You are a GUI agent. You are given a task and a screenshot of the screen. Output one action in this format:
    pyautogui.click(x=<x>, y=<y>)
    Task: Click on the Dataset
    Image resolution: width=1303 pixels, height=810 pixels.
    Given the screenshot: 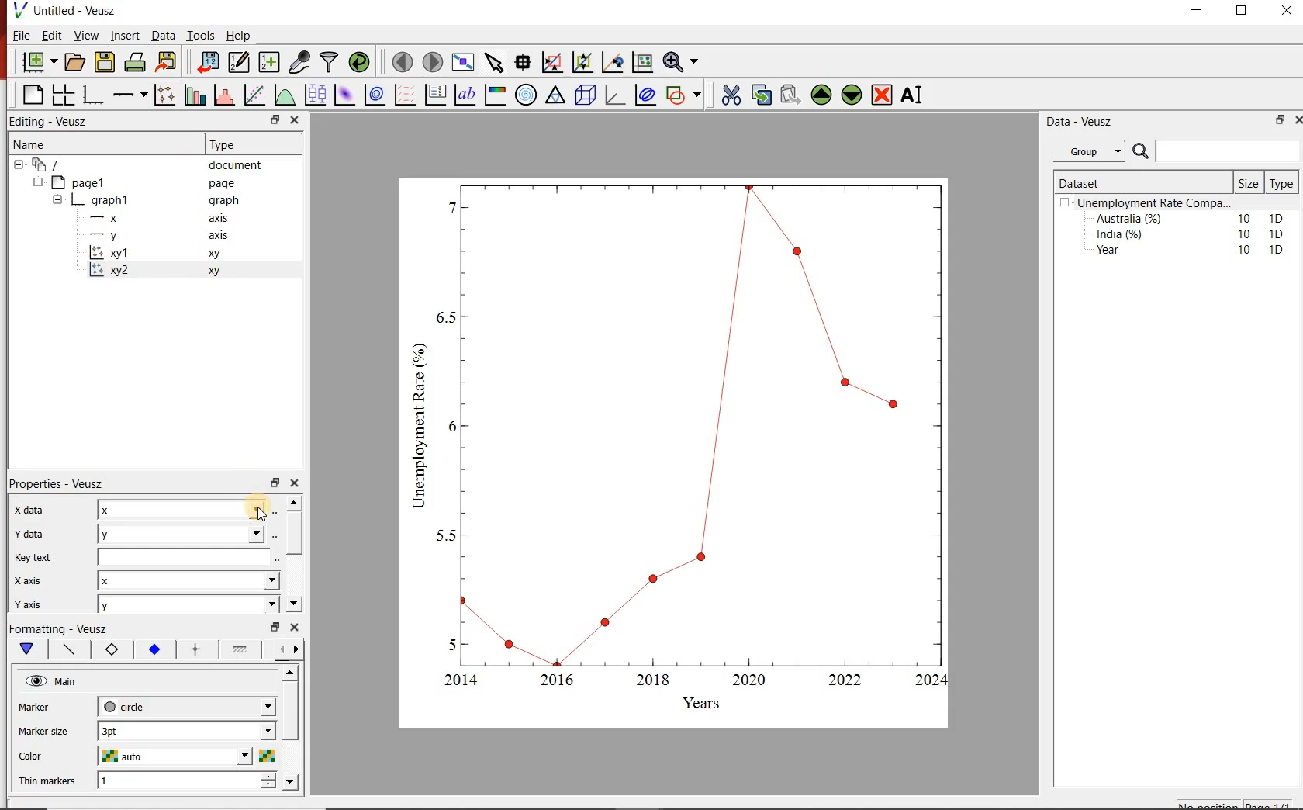 What is the action you would take?
    pyautogui.click(x=1115, y=183)
    